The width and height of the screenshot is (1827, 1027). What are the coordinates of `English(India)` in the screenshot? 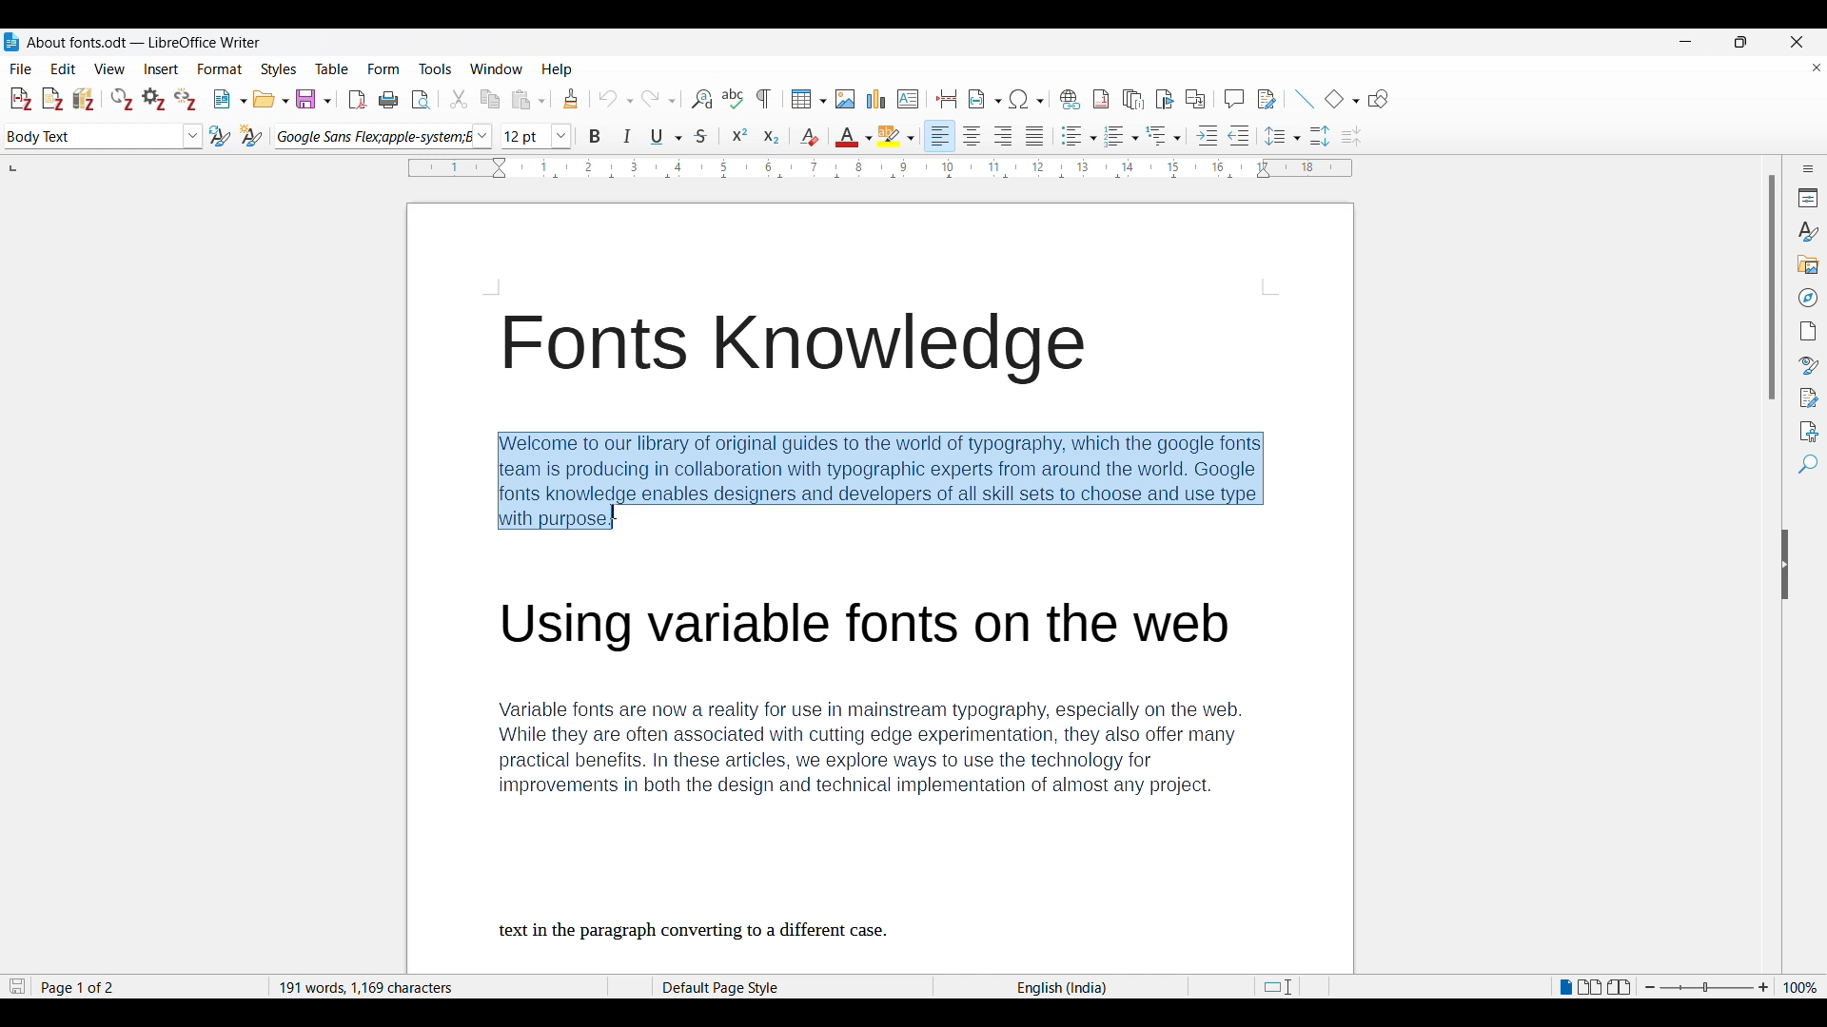 It's located at (1055, 987).